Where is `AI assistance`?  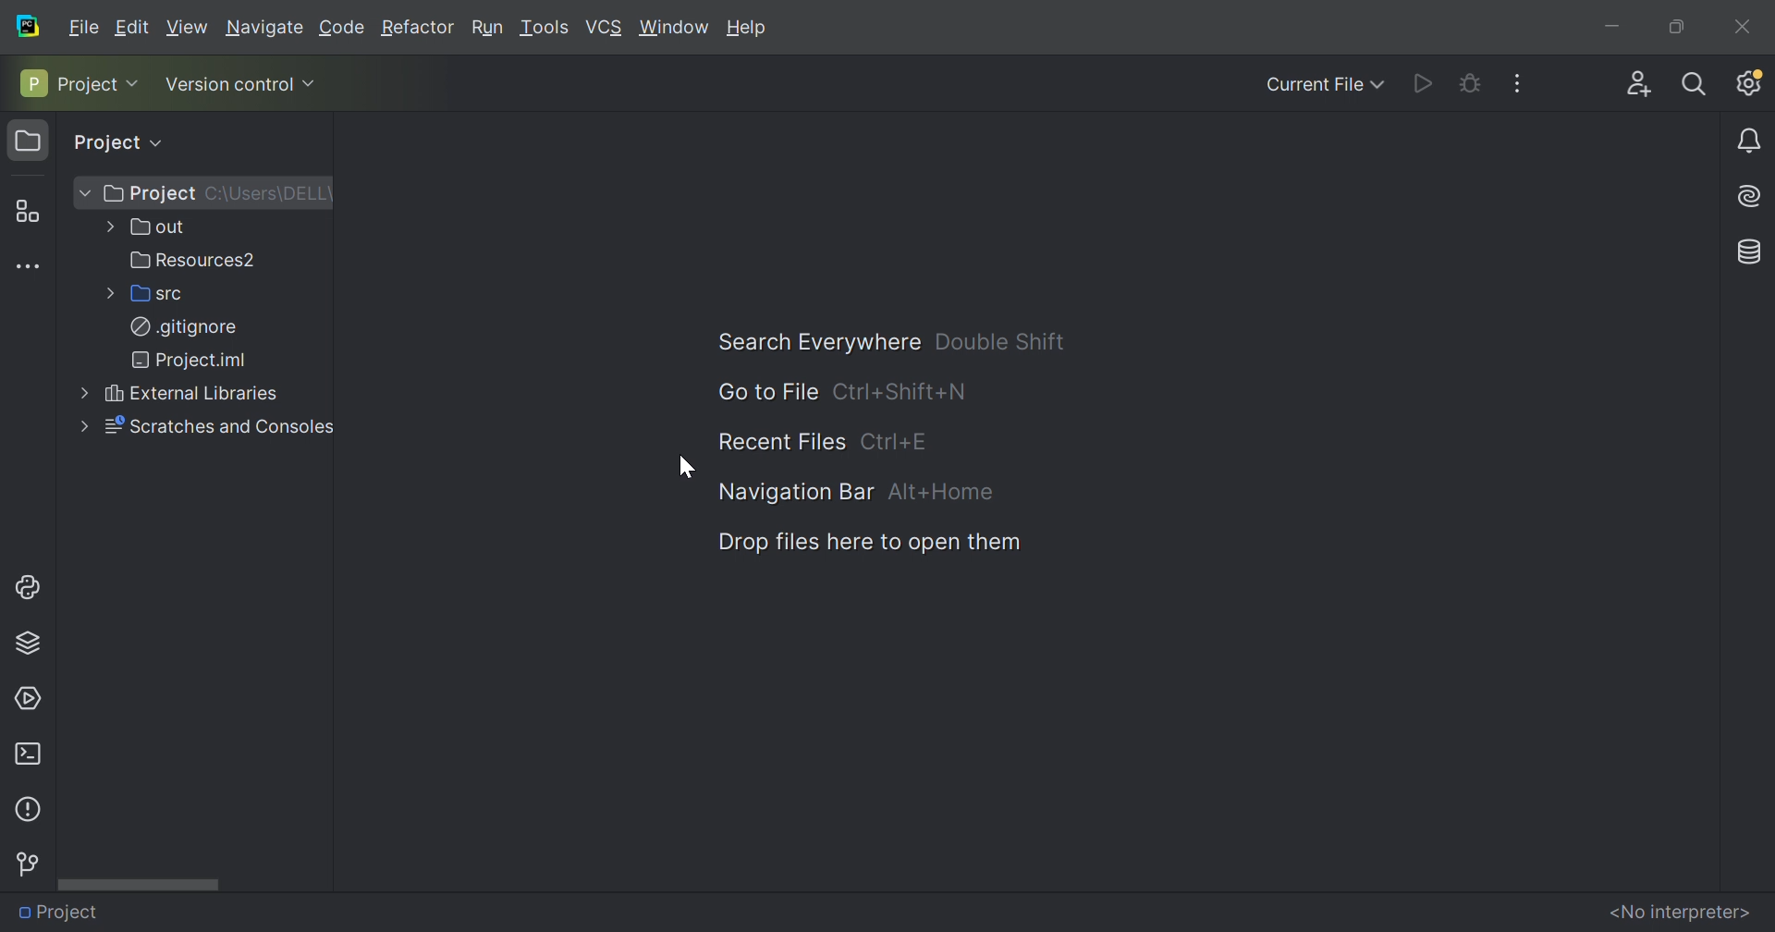 AI assistance is located at coordinates (1753, 194).